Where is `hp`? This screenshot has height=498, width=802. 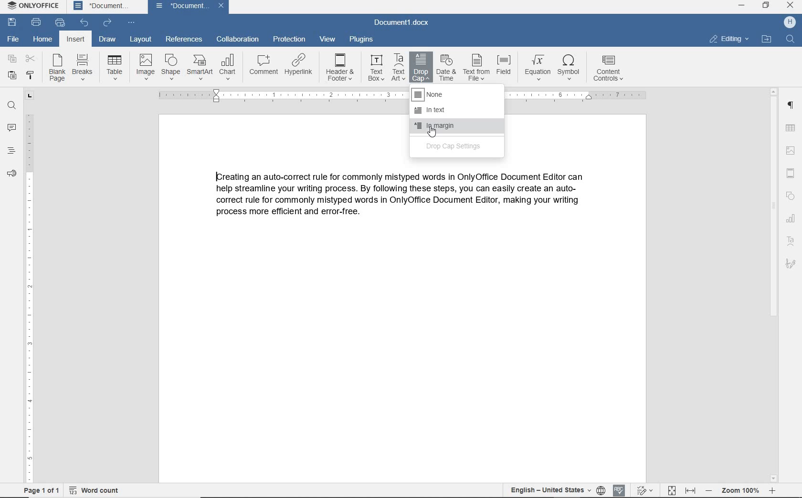 hp is located at coordinates (789, 22).